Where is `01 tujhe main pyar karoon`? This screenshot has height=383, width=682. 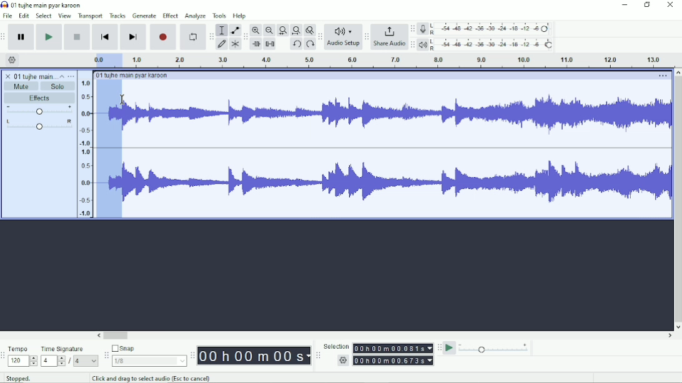 01 tujhe main pyar karoon is located at coordinates (49, 5).